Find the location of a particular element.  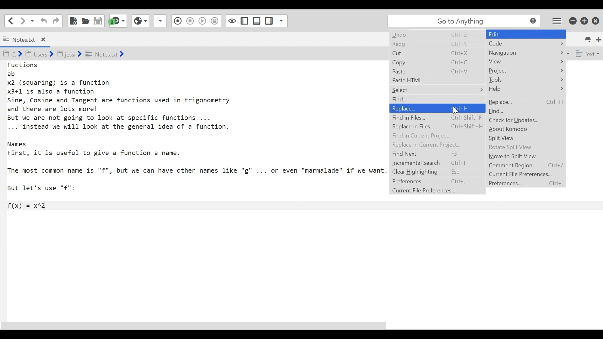

New File is located at coordinates (73, 21).